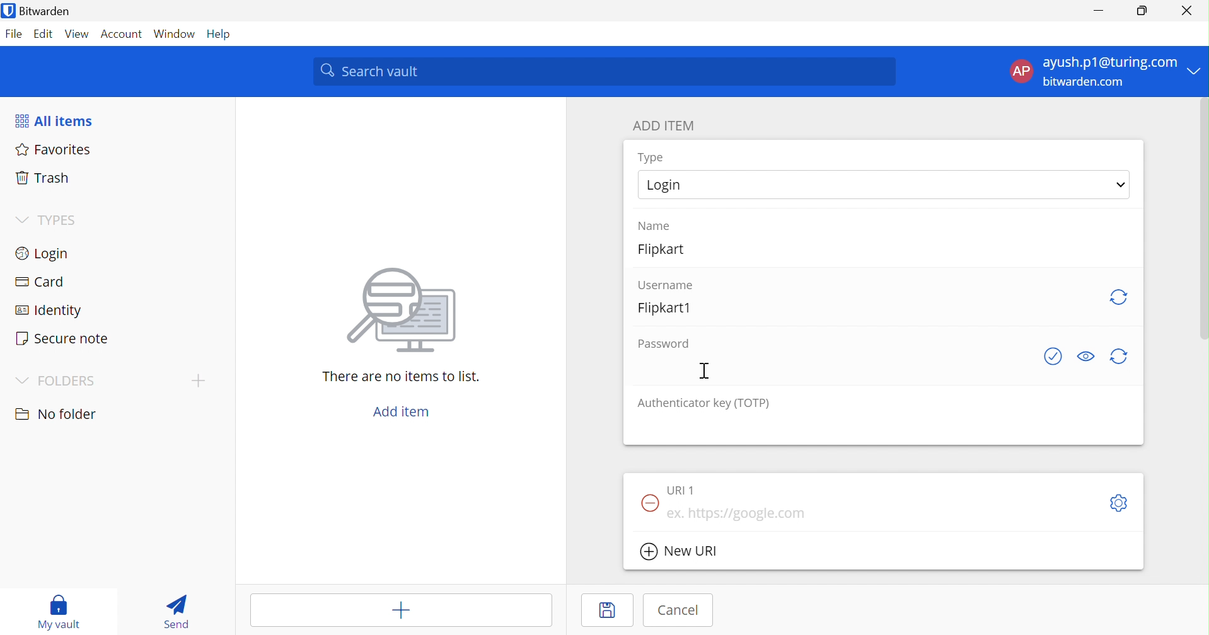  Describe the element at coordinates (56, 120) in the screenshot. I see `All items` at that location.